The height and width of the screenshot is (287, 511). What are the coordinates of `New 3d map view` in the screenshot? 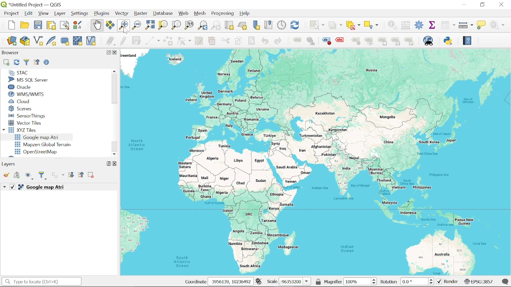 It's located at (242, 26).